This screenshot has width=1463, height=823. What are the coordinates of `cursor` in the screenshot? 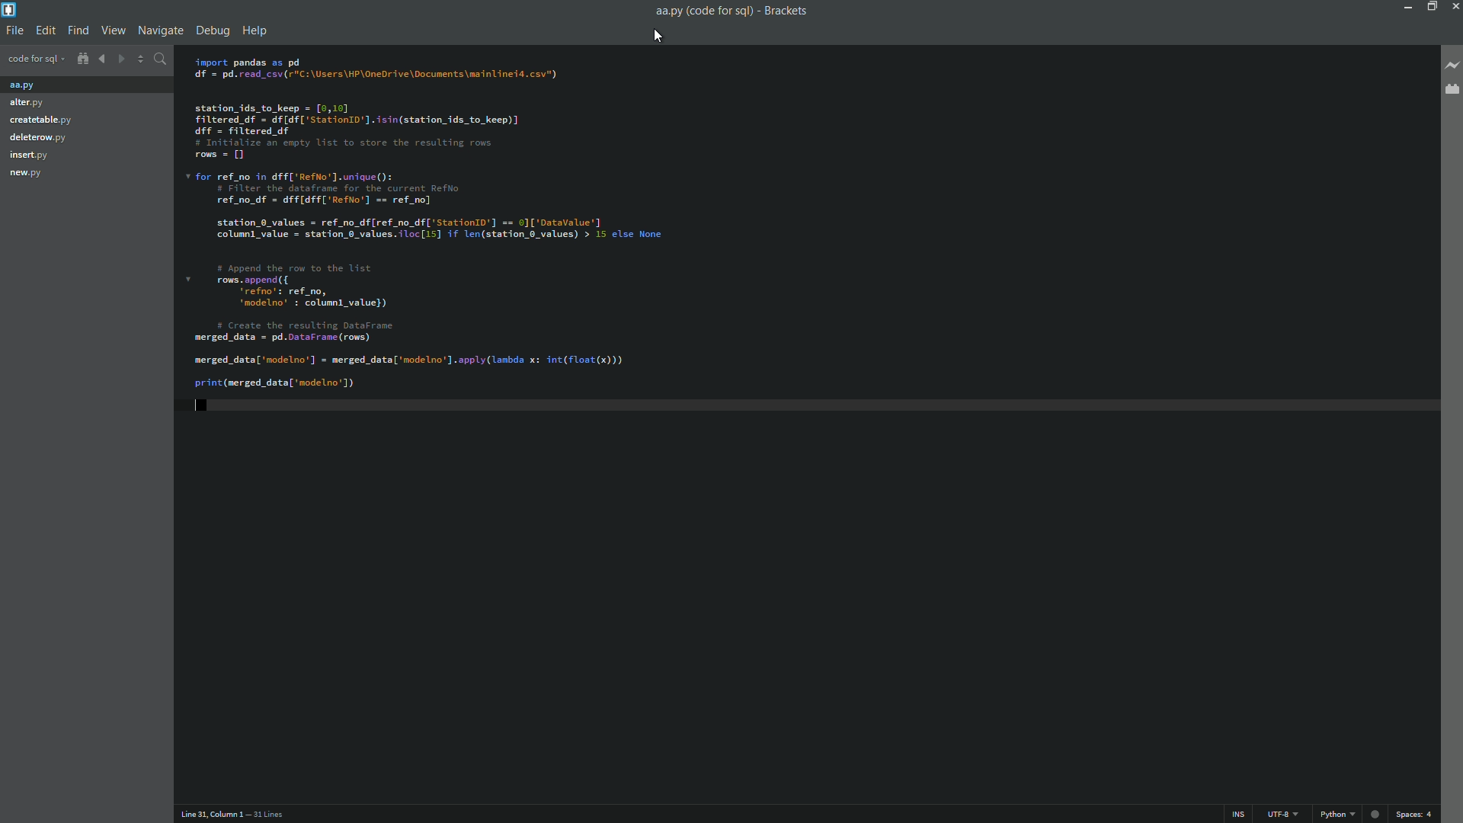 It's located at (658, 37).